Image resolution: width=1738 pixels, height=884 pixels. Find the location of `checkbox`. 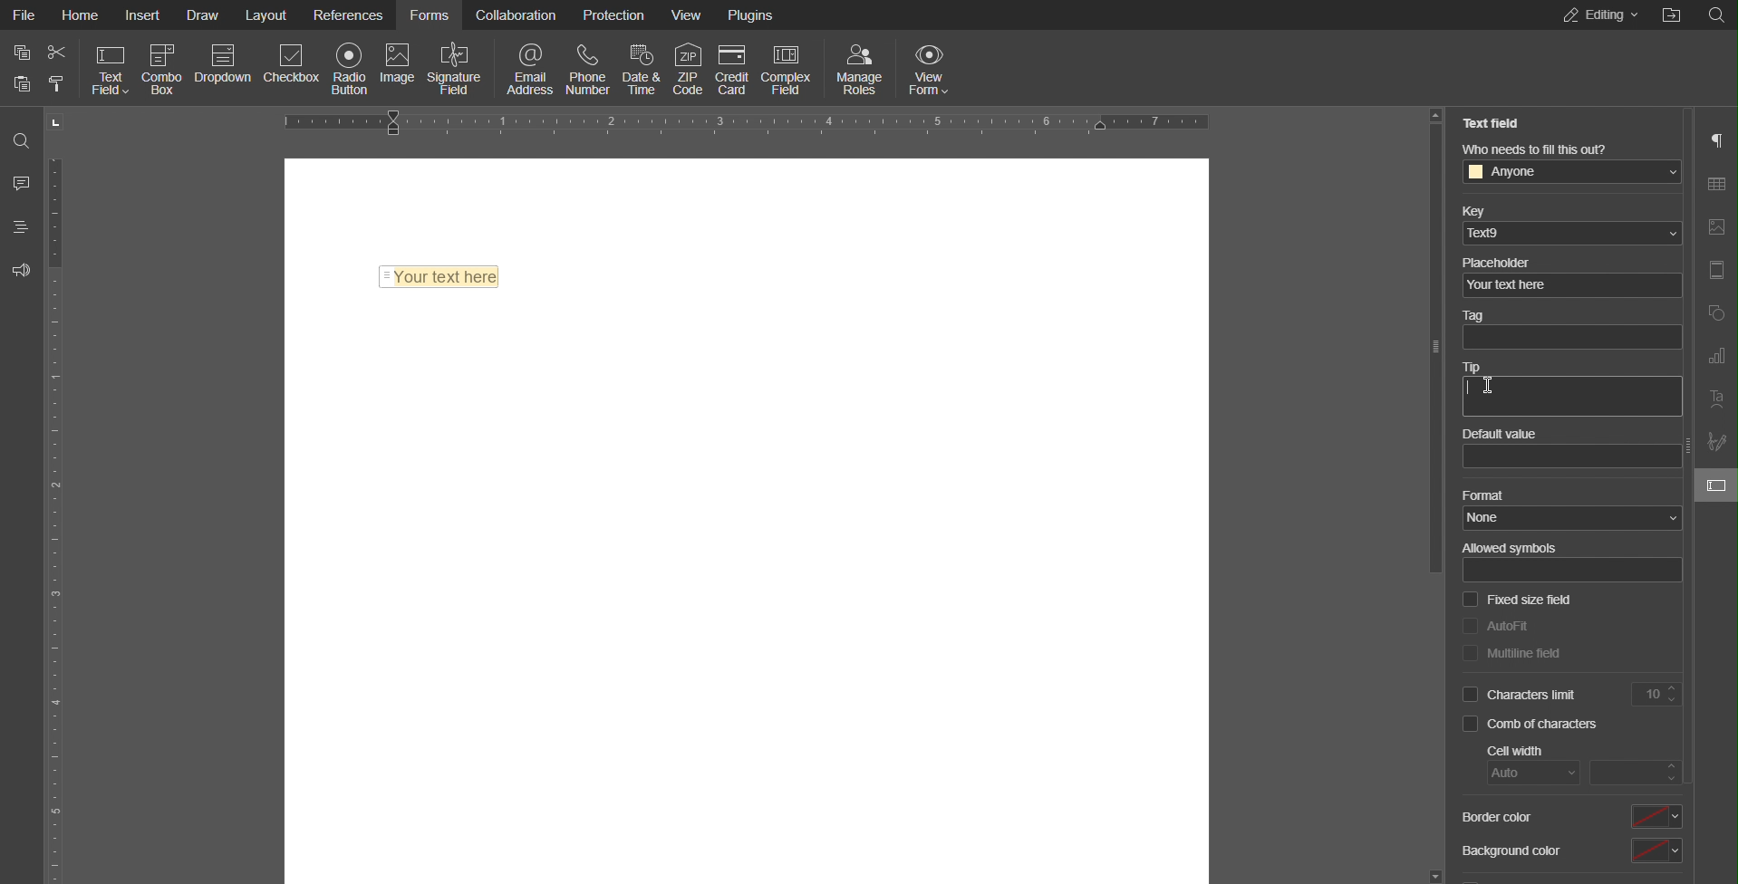

checkbox is located at coordinates (1471, 724).